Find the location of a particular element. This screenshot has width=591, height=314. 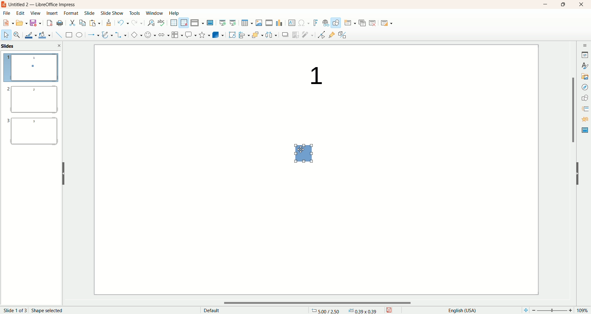

minimize is located at coordinates (545, 5).